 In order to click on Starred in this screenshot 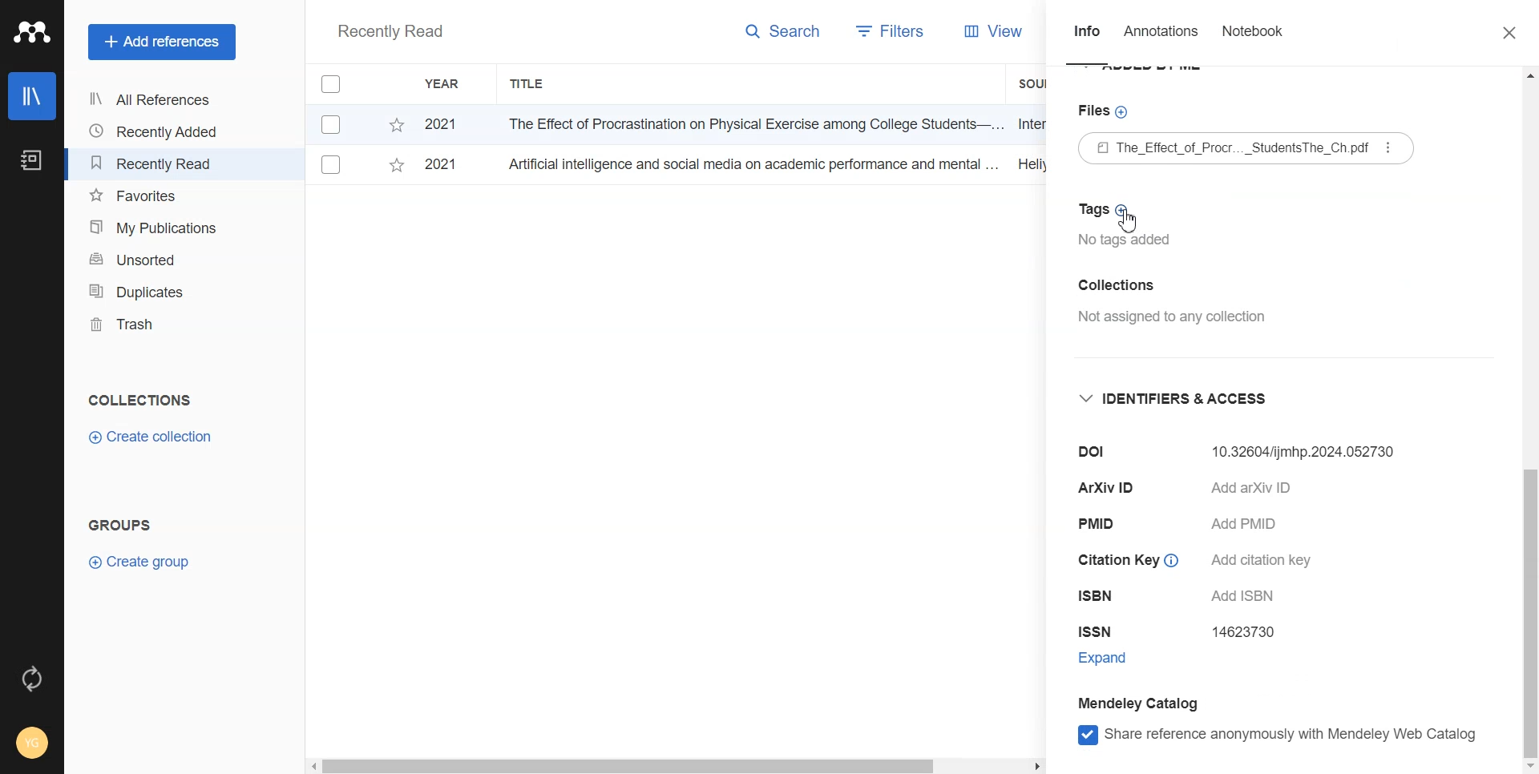, I will do `click(396, 168)`.